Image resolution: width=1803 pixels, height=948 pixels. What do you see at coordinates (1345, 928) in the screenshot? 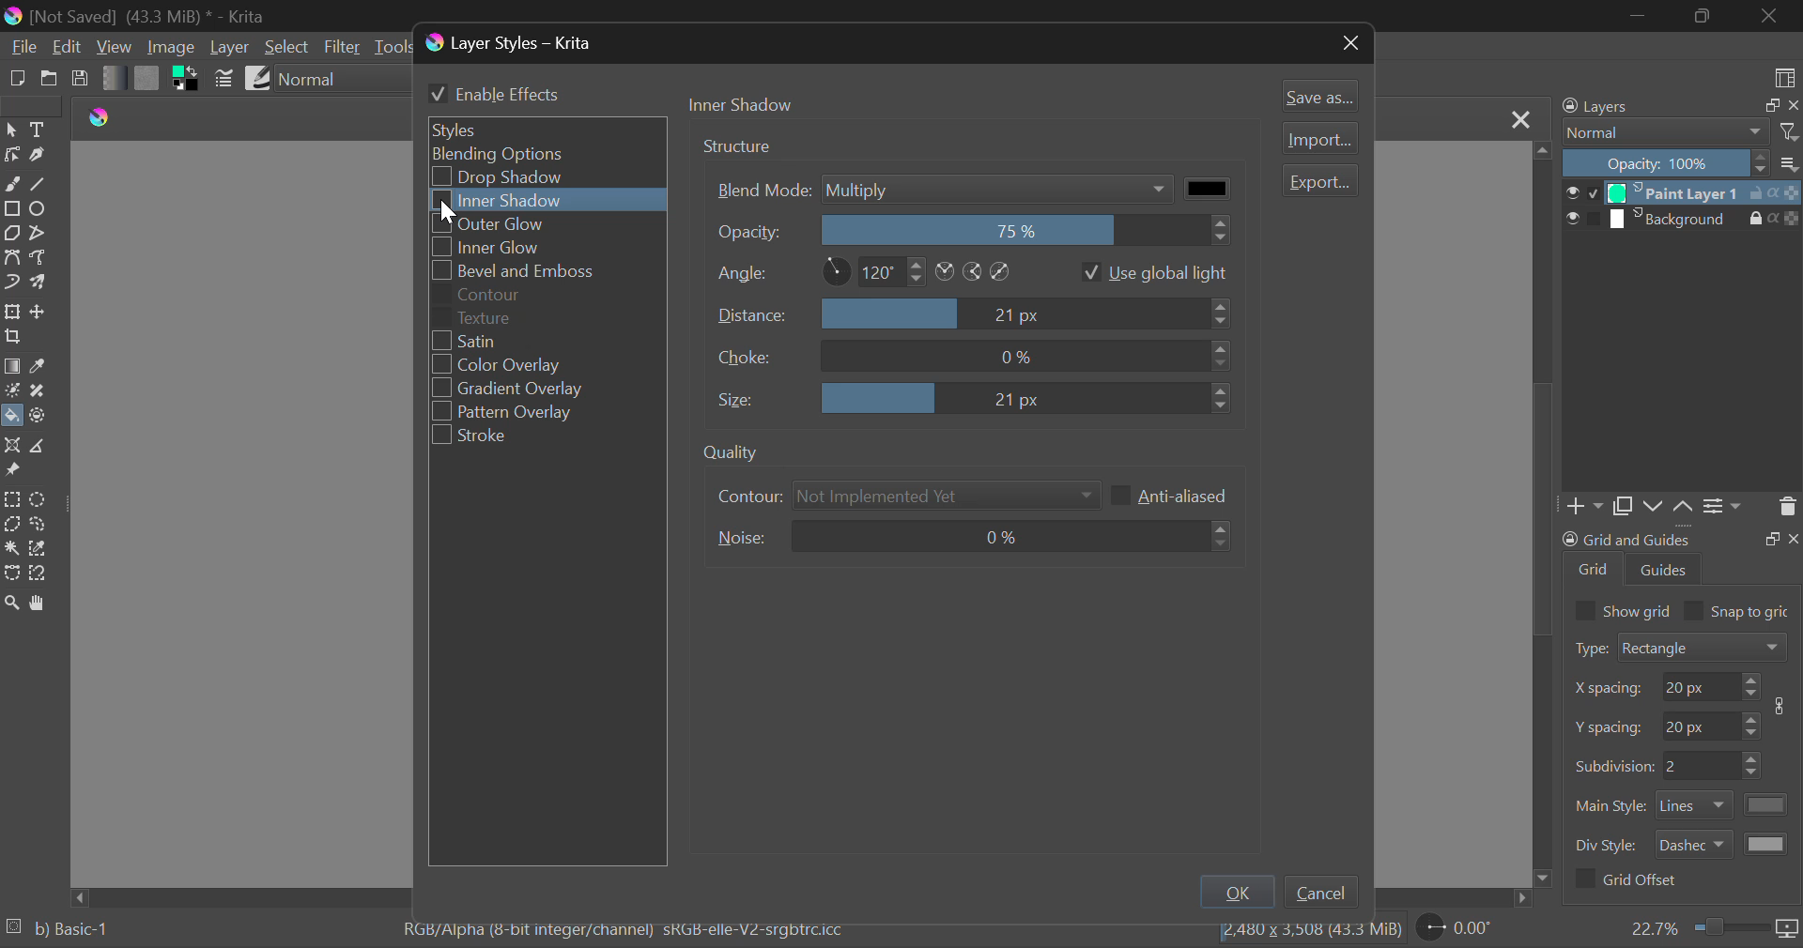
I see `file size` at bounding box center [1345, 928].